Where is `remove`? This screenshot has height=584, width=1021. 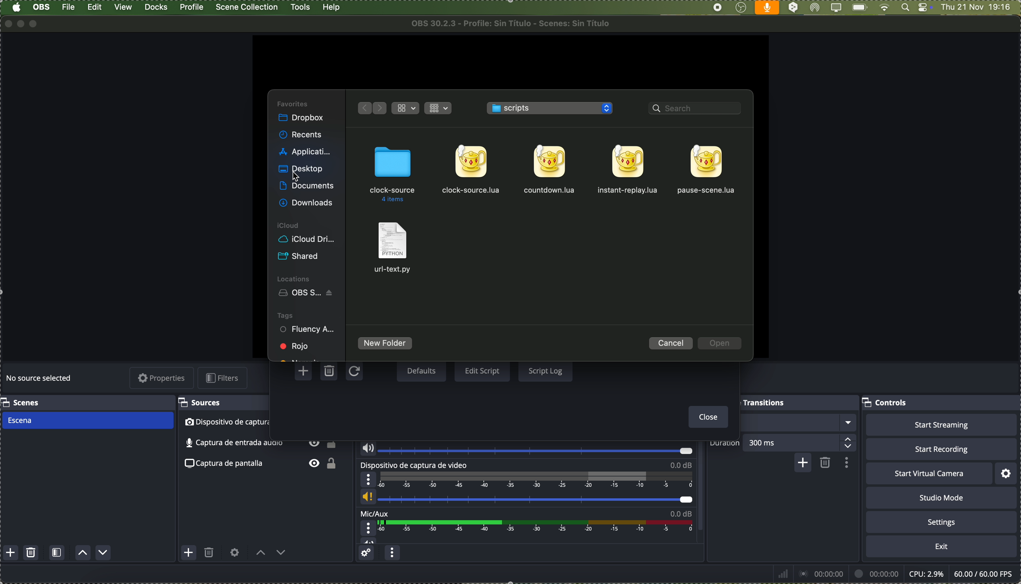 remove is located at coordinates (826, 463).